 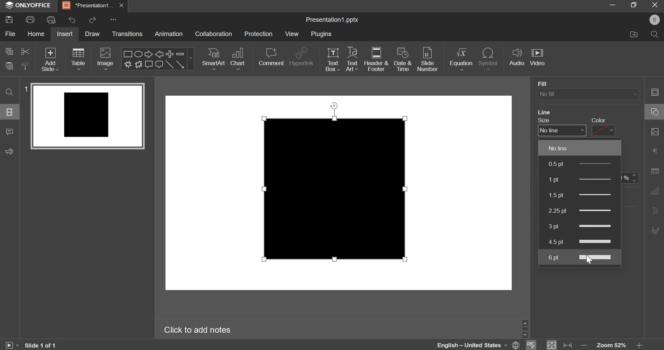 What do you see at coordinates (655, 192) in the screenshot?
I see `Chart` at bounding box center [655, 192].